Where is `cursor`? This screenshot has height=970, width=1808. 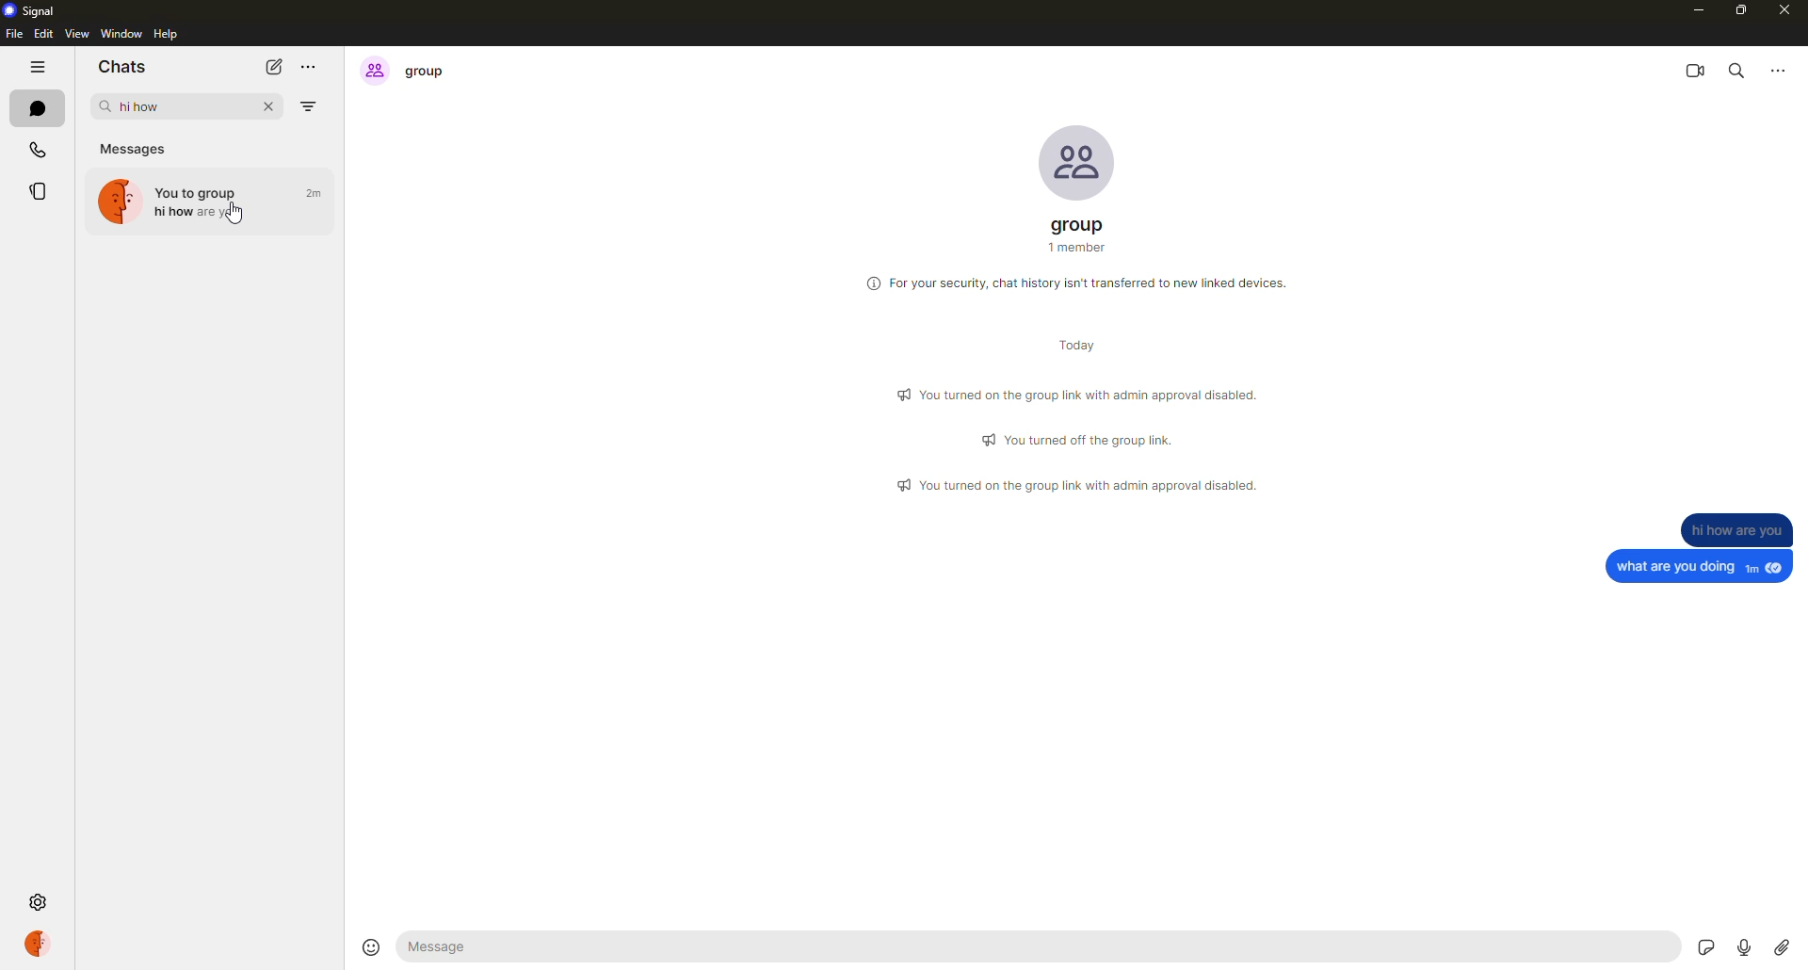
cursor is located at coordinates (234, 218).